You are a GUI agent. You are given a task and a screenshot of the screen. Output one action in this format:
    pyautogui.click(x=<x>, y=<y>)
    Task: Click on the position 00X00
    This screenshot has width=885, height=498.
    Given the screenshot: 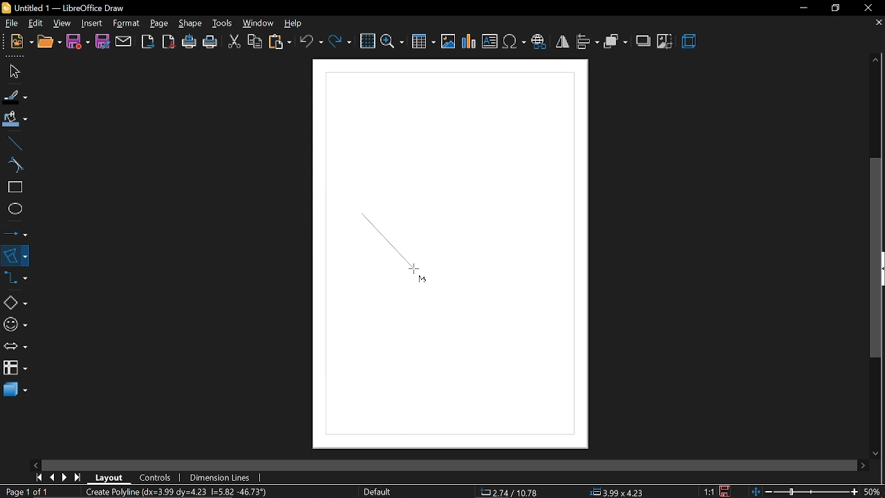 What is the action you would take?
    pyautogui.click(x=617, y=490)
    